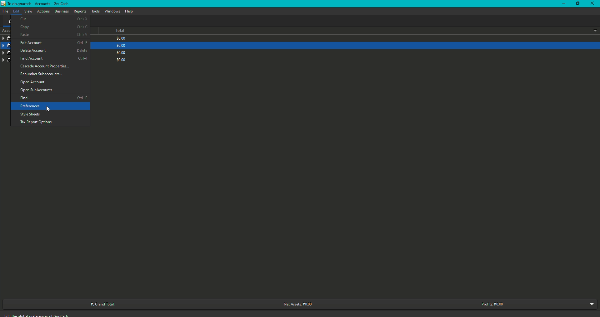 The width and height of the screenshot is (600, 317). I want to click on $0, so click(120, 46).